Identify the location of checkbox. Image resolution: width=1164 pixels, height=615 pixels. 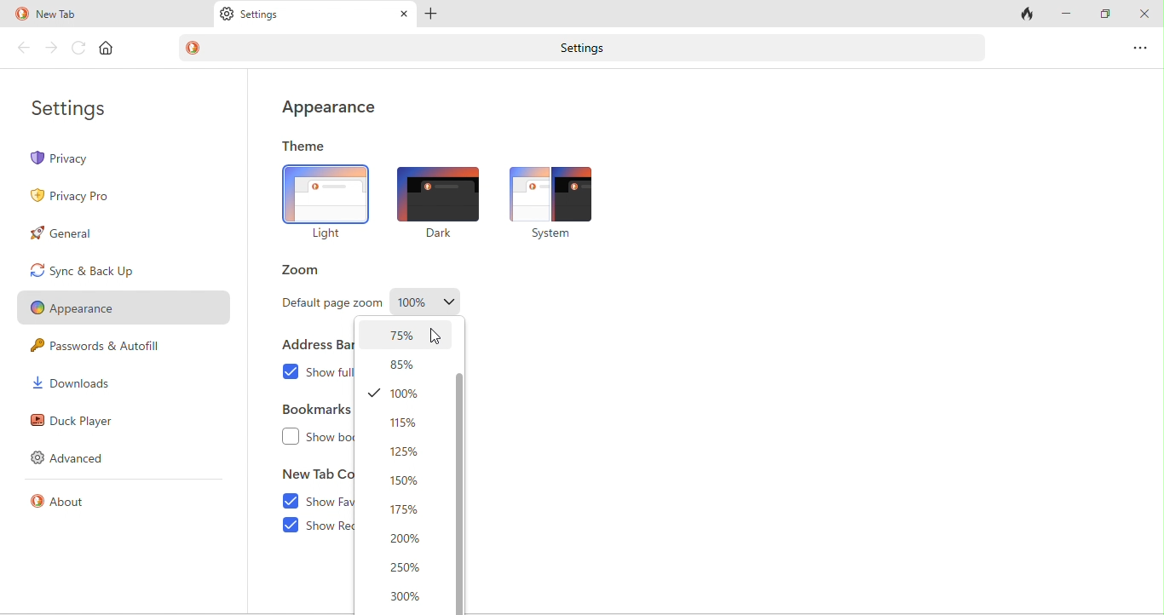
(292, 437).